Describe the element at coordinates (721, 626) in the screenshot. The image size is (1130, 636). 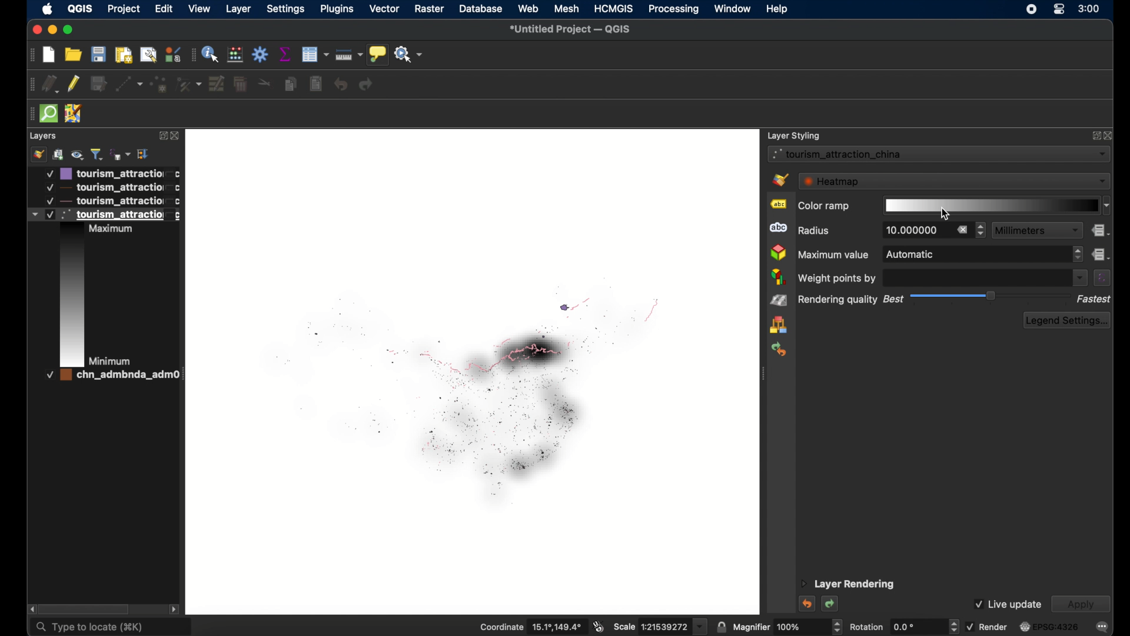
I see `lock scale` at that location.